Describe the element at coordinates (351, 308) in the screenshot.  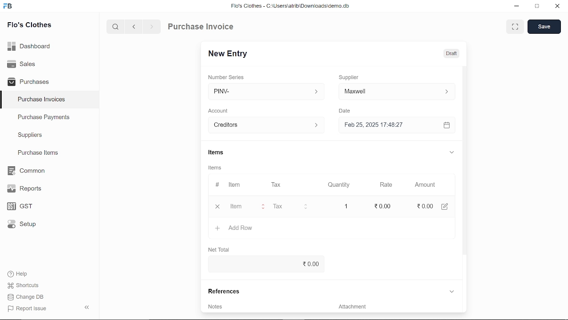
I see `‘Attachment` at that location.